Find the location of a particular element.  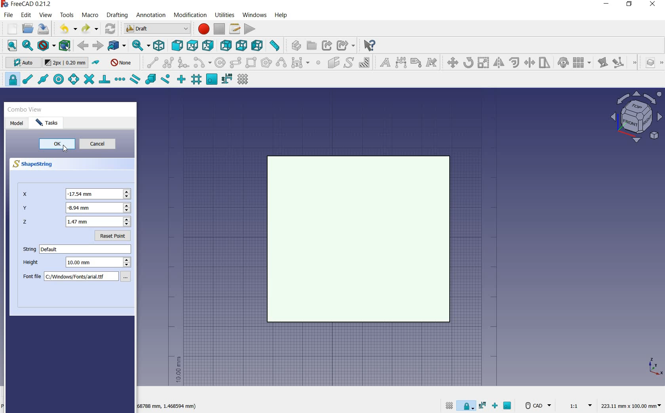

change default style for new objects is located at coordinates (66, 64).